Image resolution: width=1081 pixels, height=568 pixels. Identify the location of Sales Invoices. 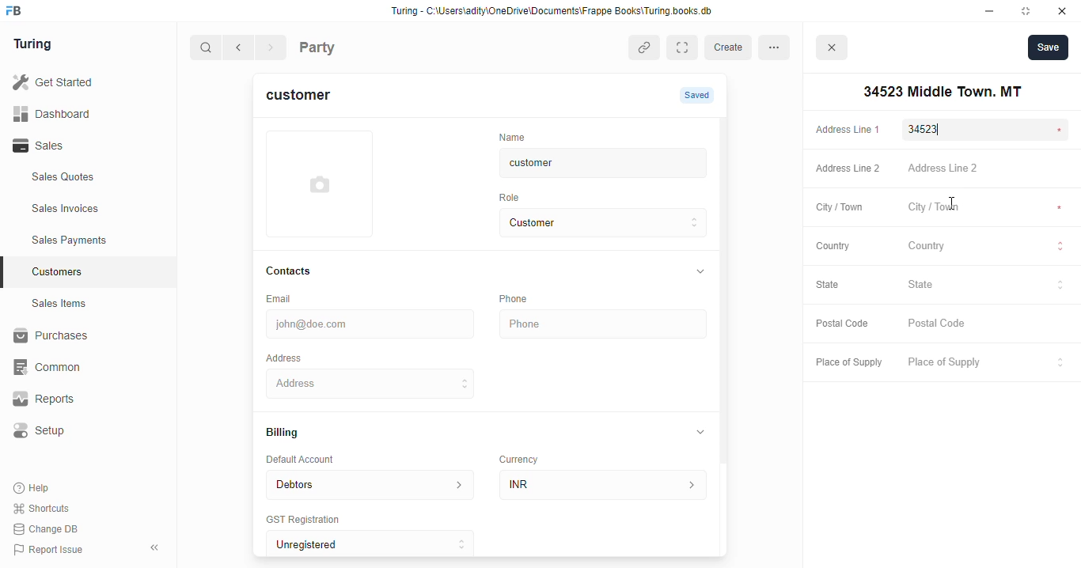
(93, 209).